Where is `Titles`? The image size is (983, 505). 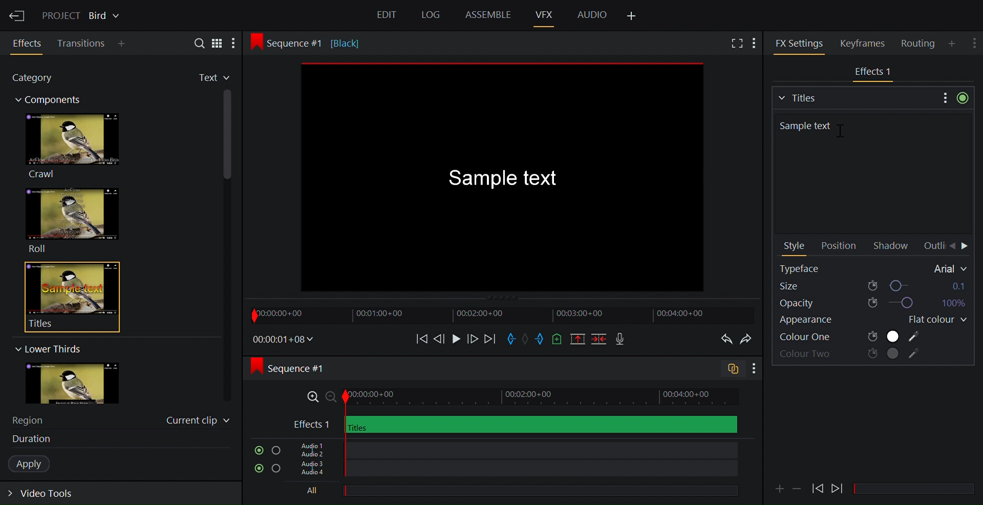
Titles is located at coordinates (66, 296).